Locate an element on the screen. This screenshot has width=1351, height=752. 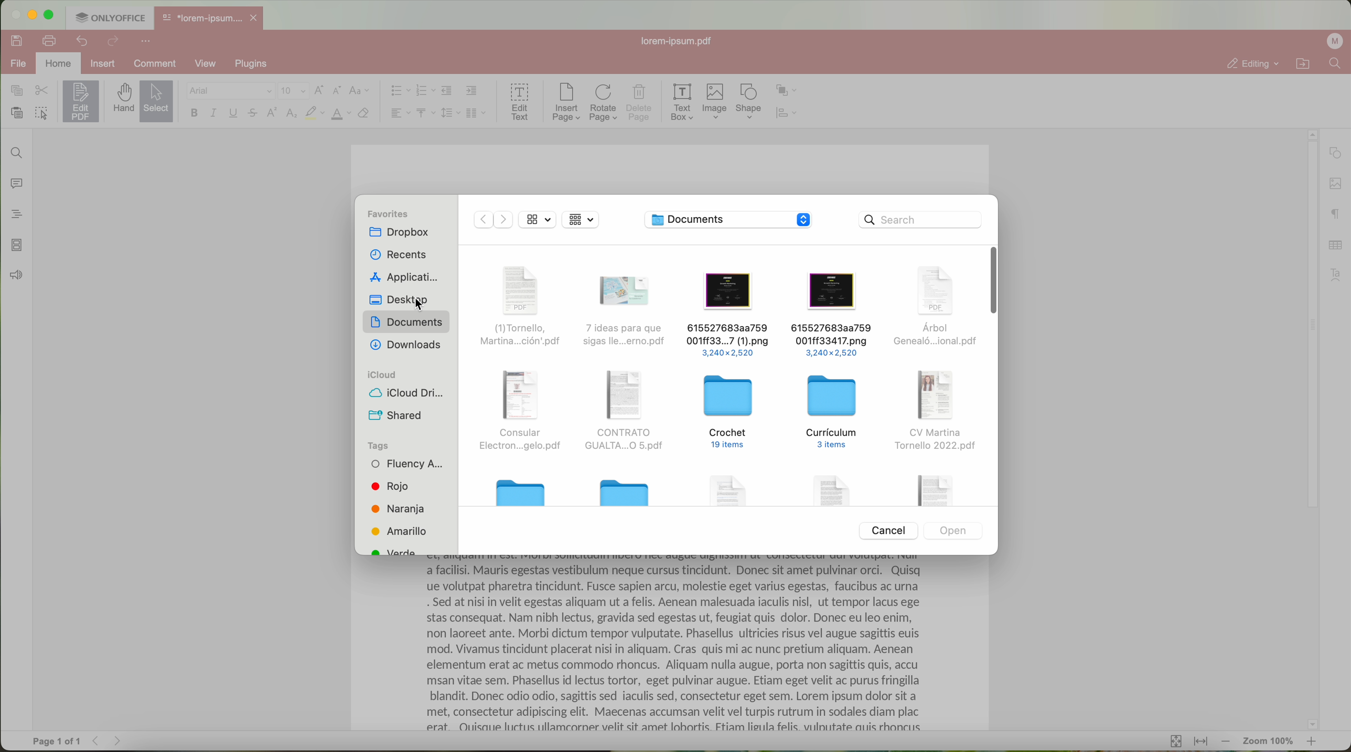
shape settings is located at coordinates (1335, 153).